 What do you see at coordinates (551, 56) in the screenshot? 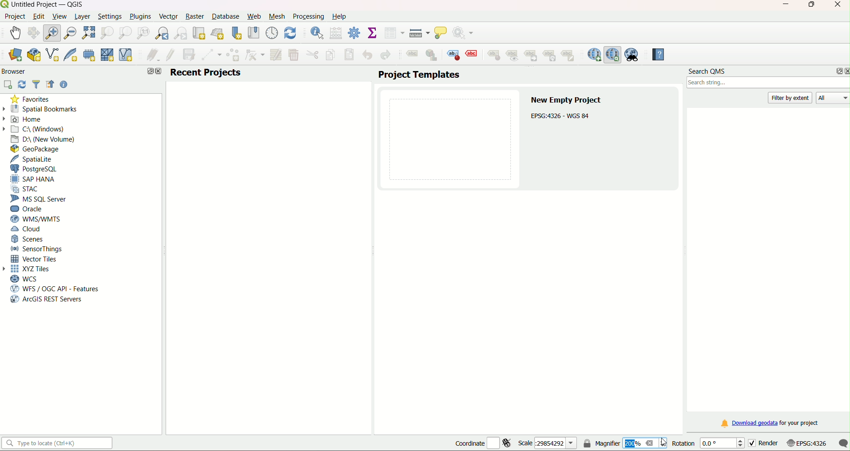
I see `rotate label` at bounding box center [551, 56].